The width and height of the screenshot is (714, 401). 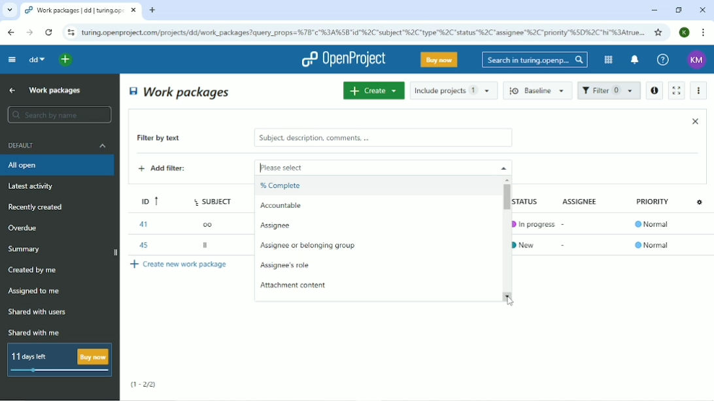 I want to click on Buy now, so click(x=439, y=59).